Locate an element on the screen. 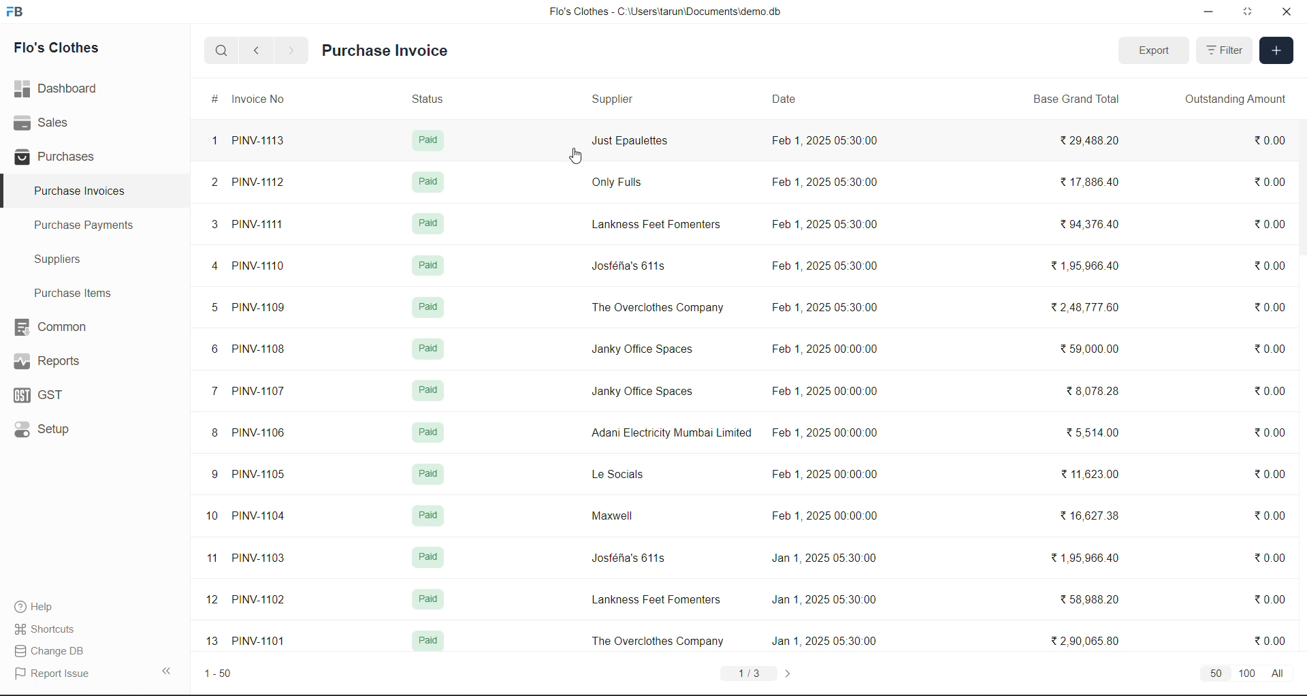  search is located at coordinates (223, 50).